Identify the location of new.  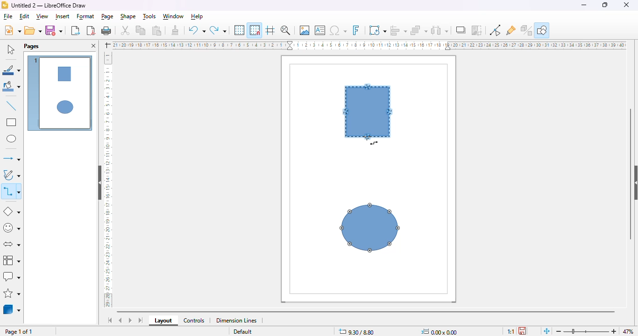
(13, 30).